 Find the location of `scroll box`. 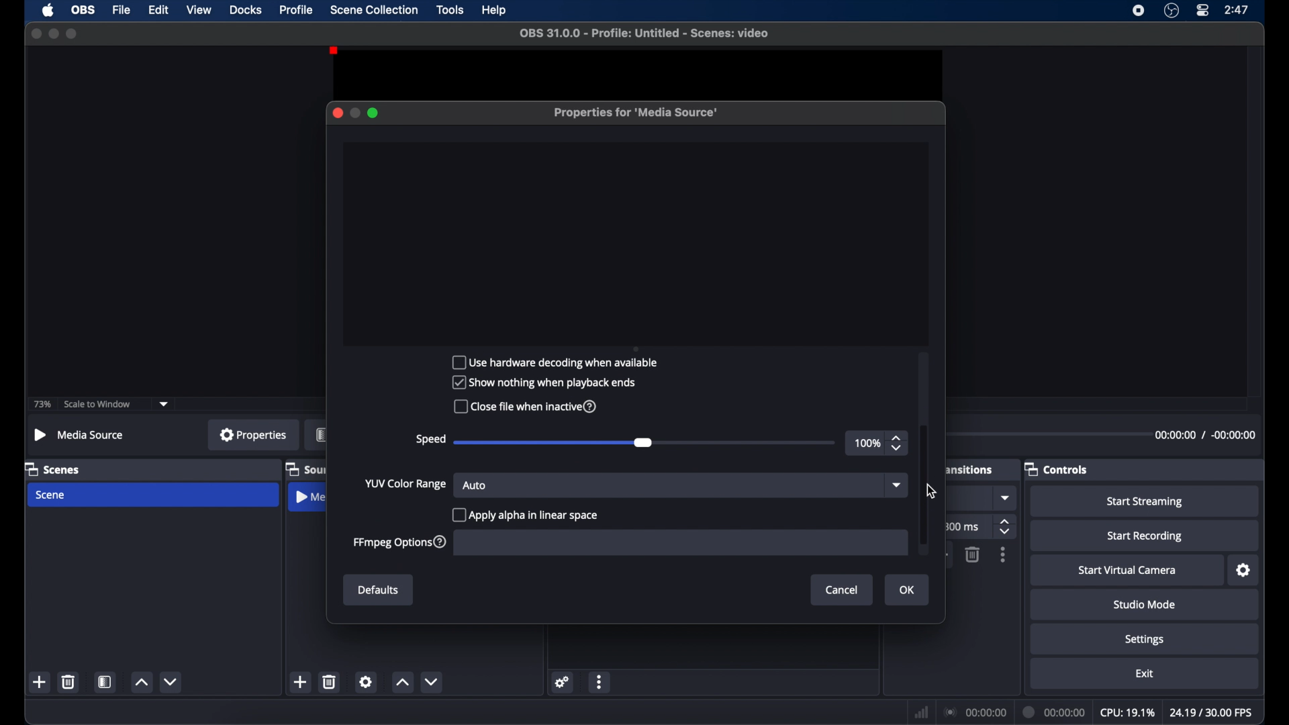

scroll box is located at coordinates (924, 484).